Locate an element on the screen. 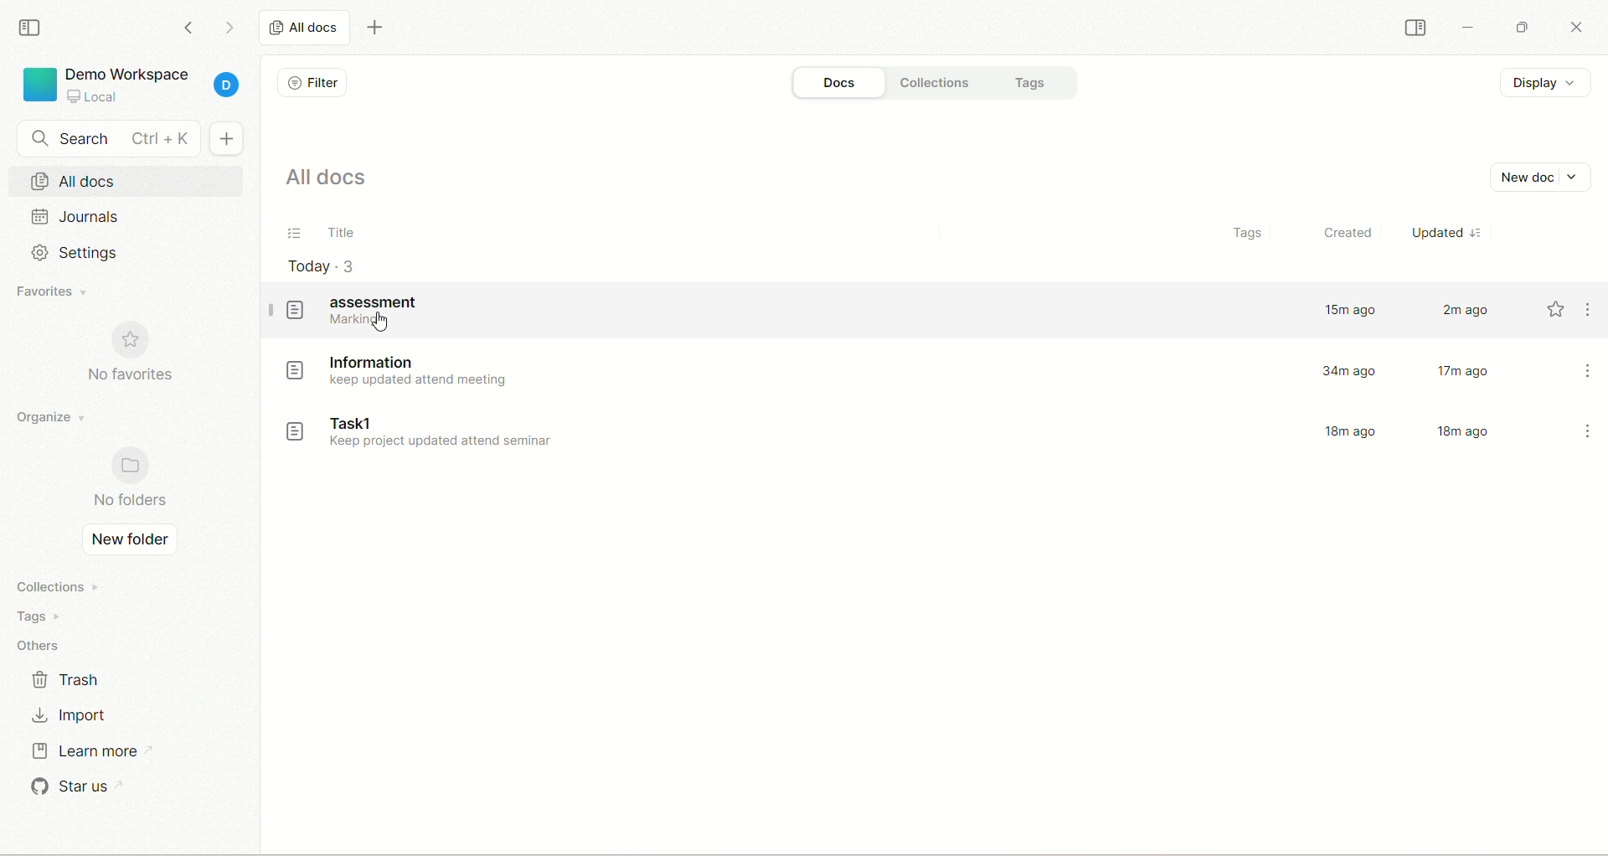  tags is located at coordinates (33, 616).